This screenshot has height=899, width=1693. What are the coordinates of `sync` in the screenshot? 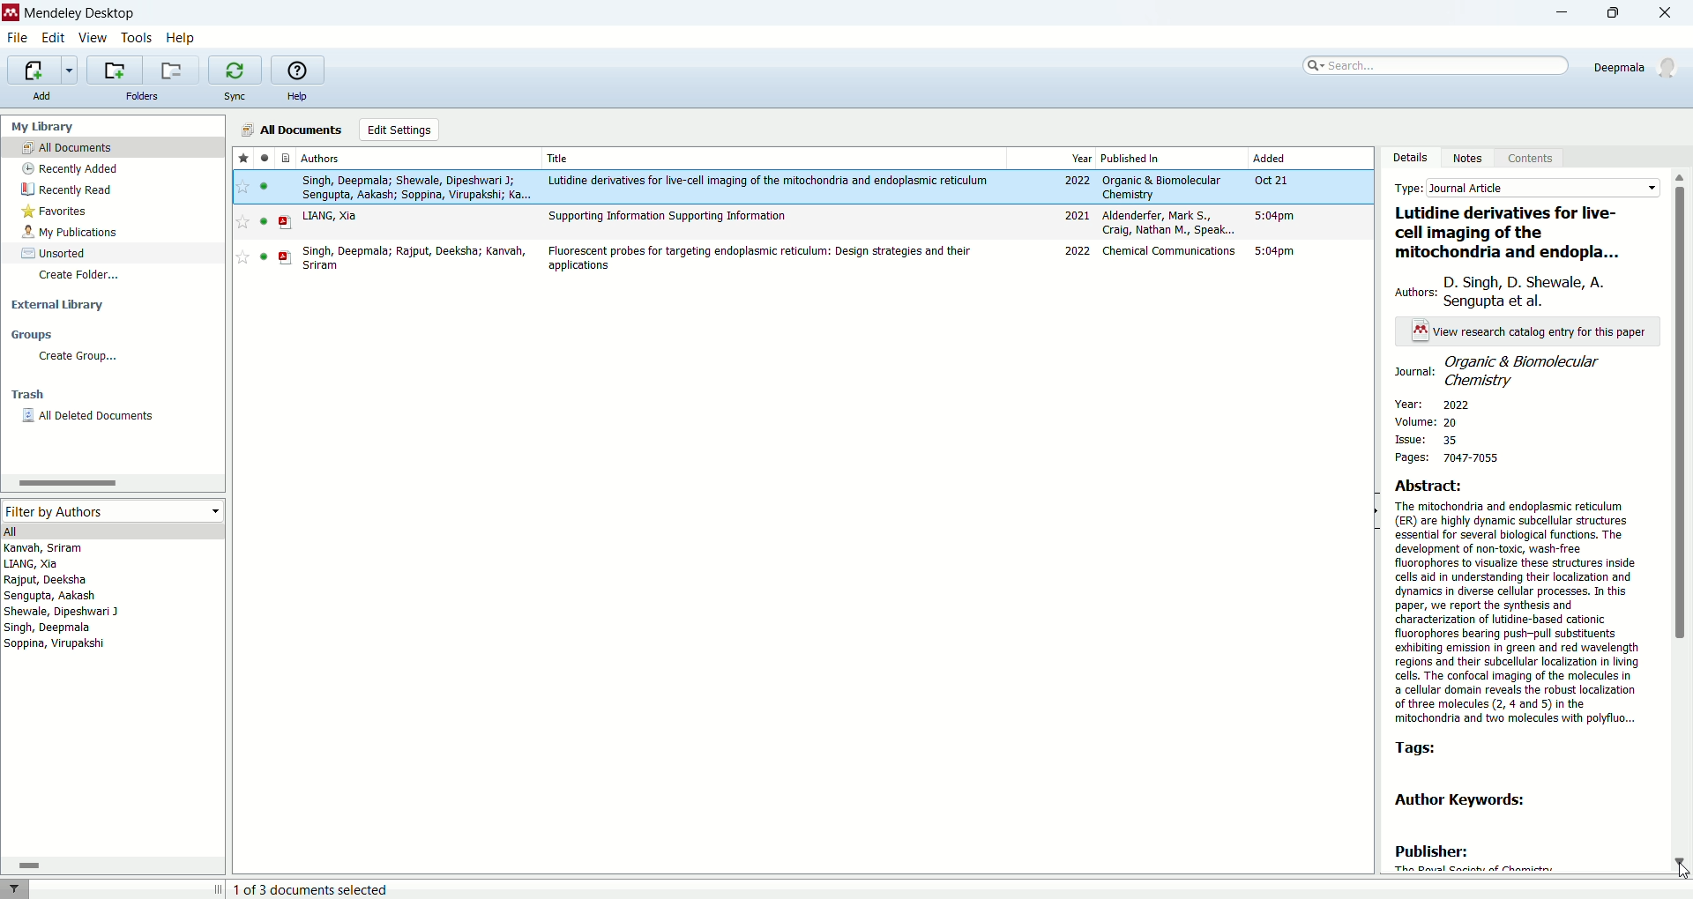 It's located at (234, 96).